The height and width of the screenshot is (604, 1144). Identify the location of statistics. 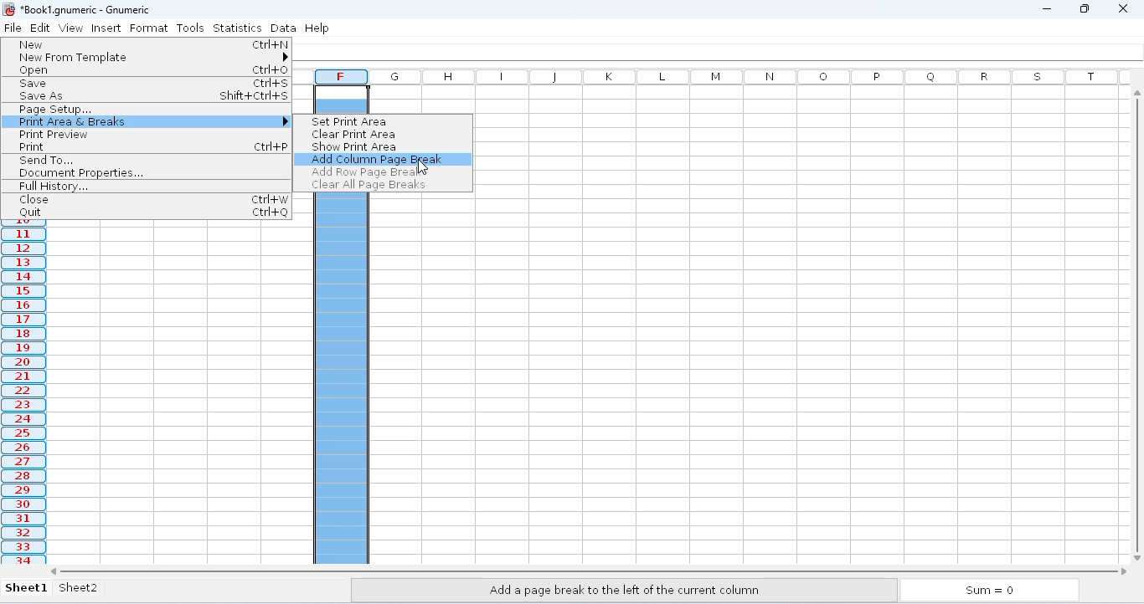
(238, 27).